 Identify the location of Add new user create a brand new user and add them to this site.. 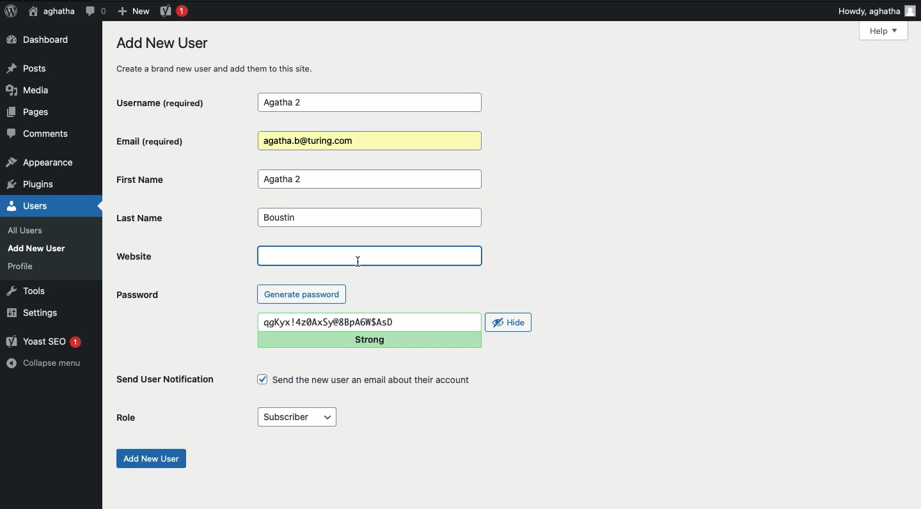
(222, 55).